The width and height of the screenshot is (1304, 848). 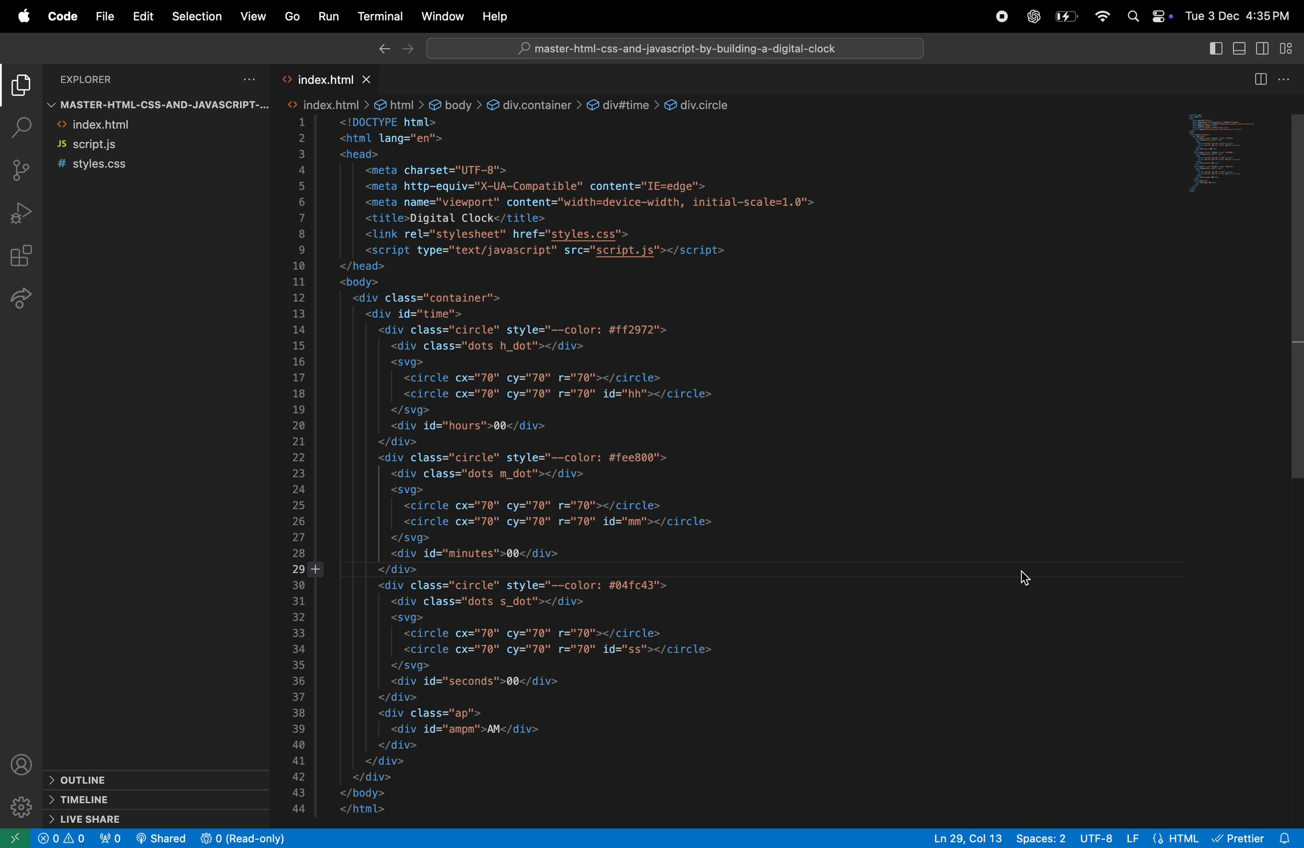 What do you see at coordinates (247, 76) in the screenshot?
I see `options` at bounding box center [247, 76].